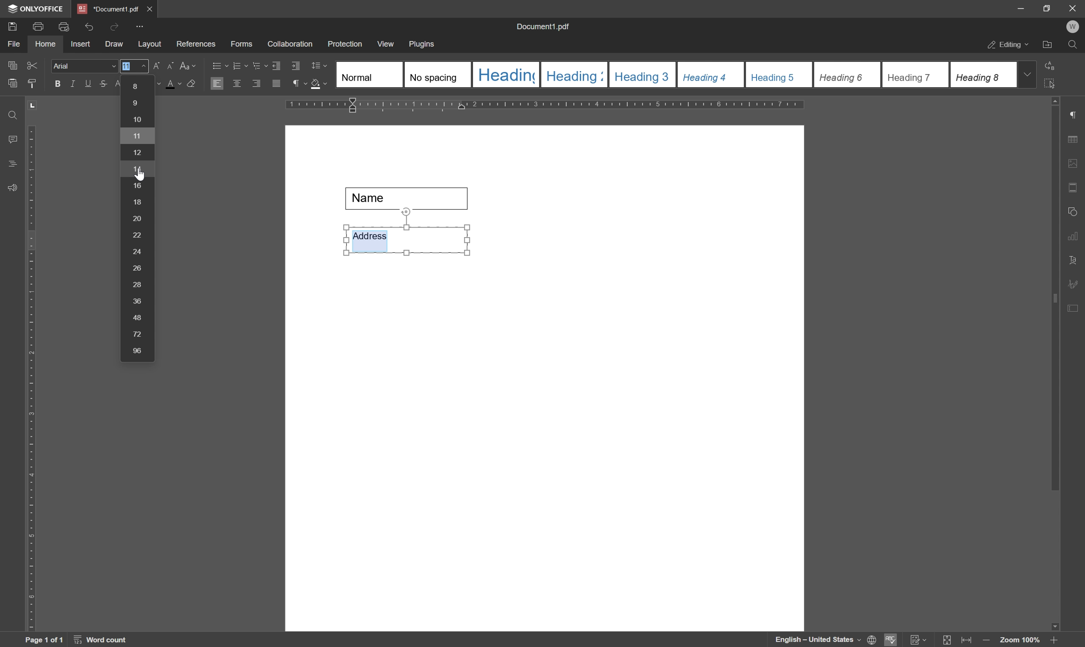 This screenshot has height=647, width=1085. What do you see at coordinates (946, 640) in the screenshot?
I see `fit to slide` at bounding box center [946, 640].